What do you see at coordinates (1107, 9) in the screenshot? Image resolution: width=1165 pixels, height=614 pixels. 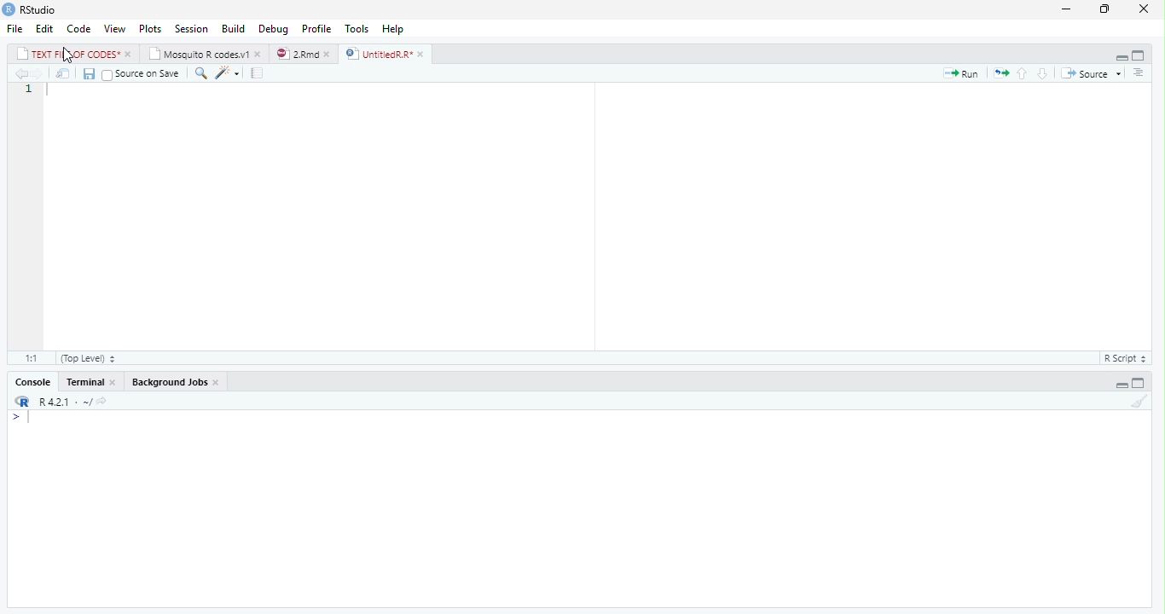 I see `Maximize` at bounding box center [1107, 9].